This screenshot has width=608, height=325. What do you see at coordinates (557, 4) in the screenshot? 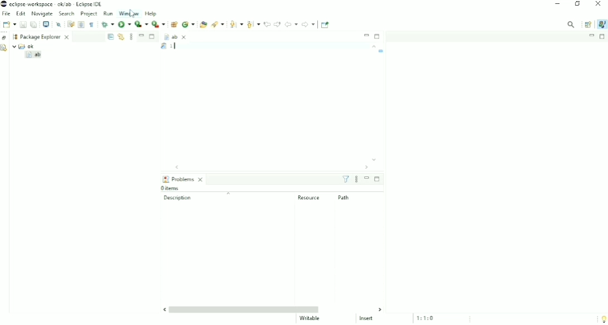
I see `Minimize` at bounding box center [557, 4].